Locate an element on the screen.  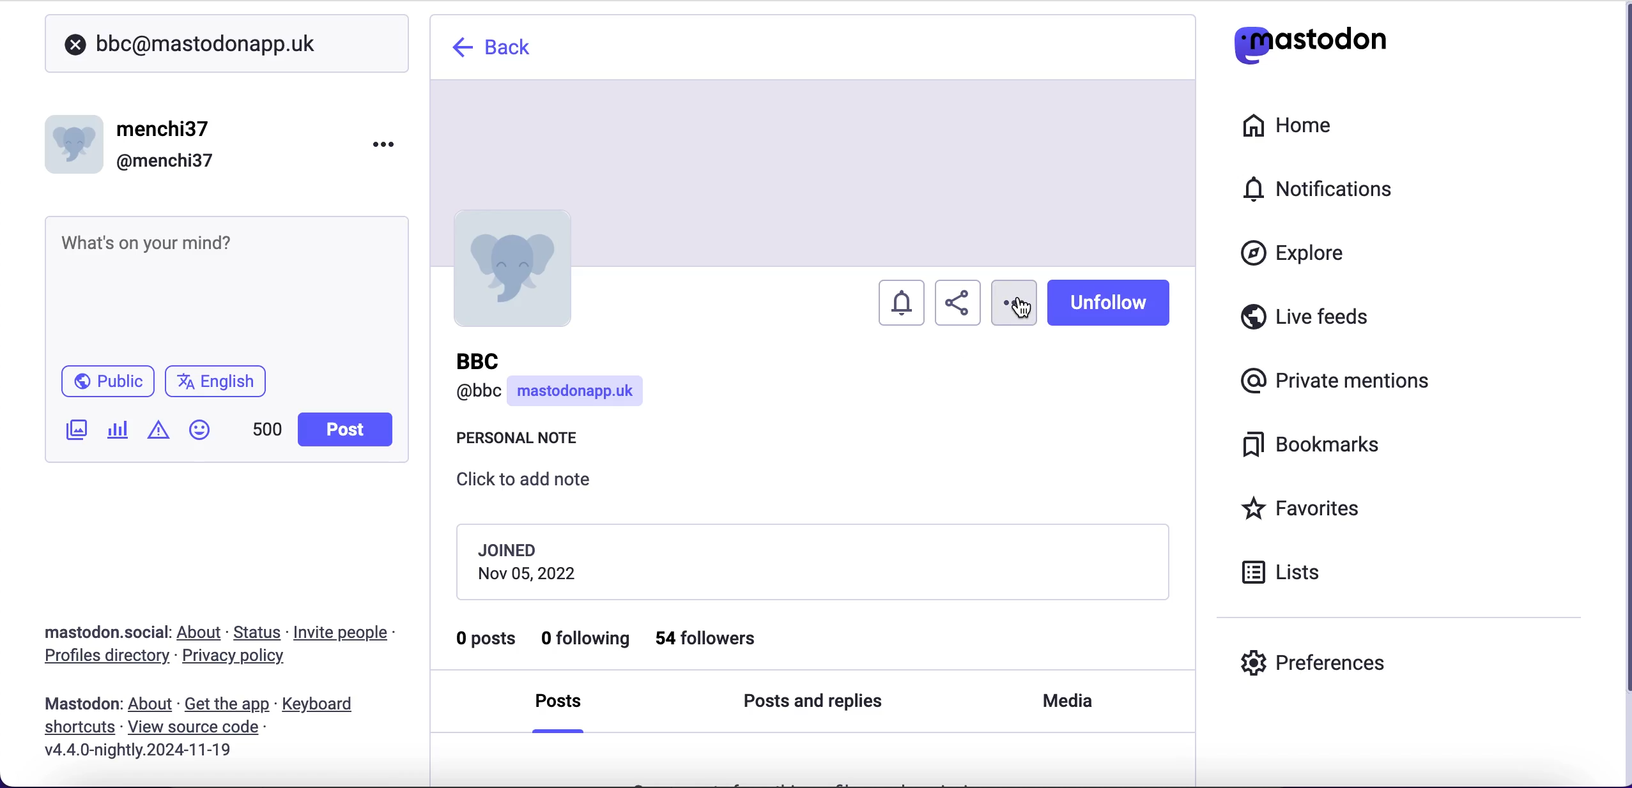
click to add note is located at coordinates (534, 484).